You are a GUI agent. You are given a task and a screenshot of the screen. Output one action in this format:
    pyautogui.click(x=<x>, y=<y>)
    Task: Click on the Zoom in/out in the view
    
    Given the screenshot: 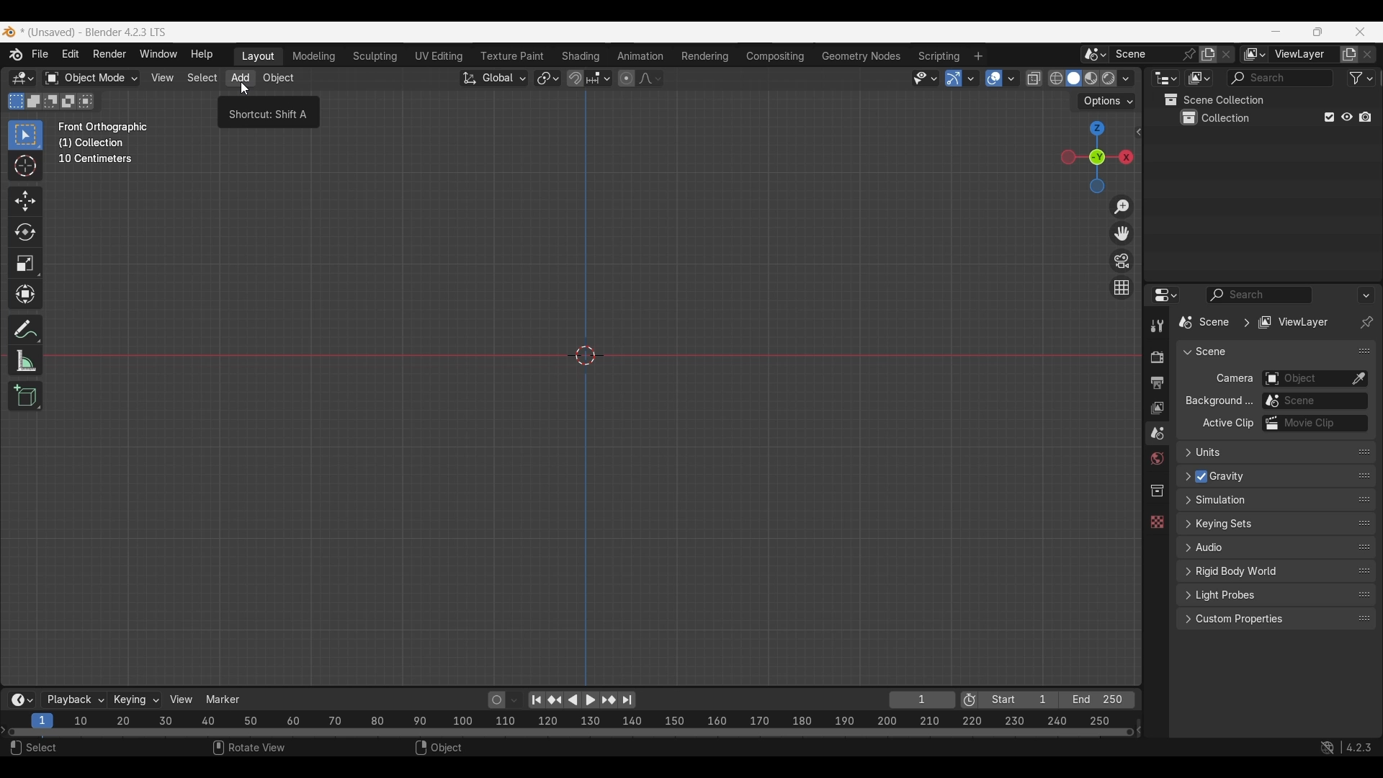 What is the action you would take?
    pyautogui.click(x=1121, y=207)
    